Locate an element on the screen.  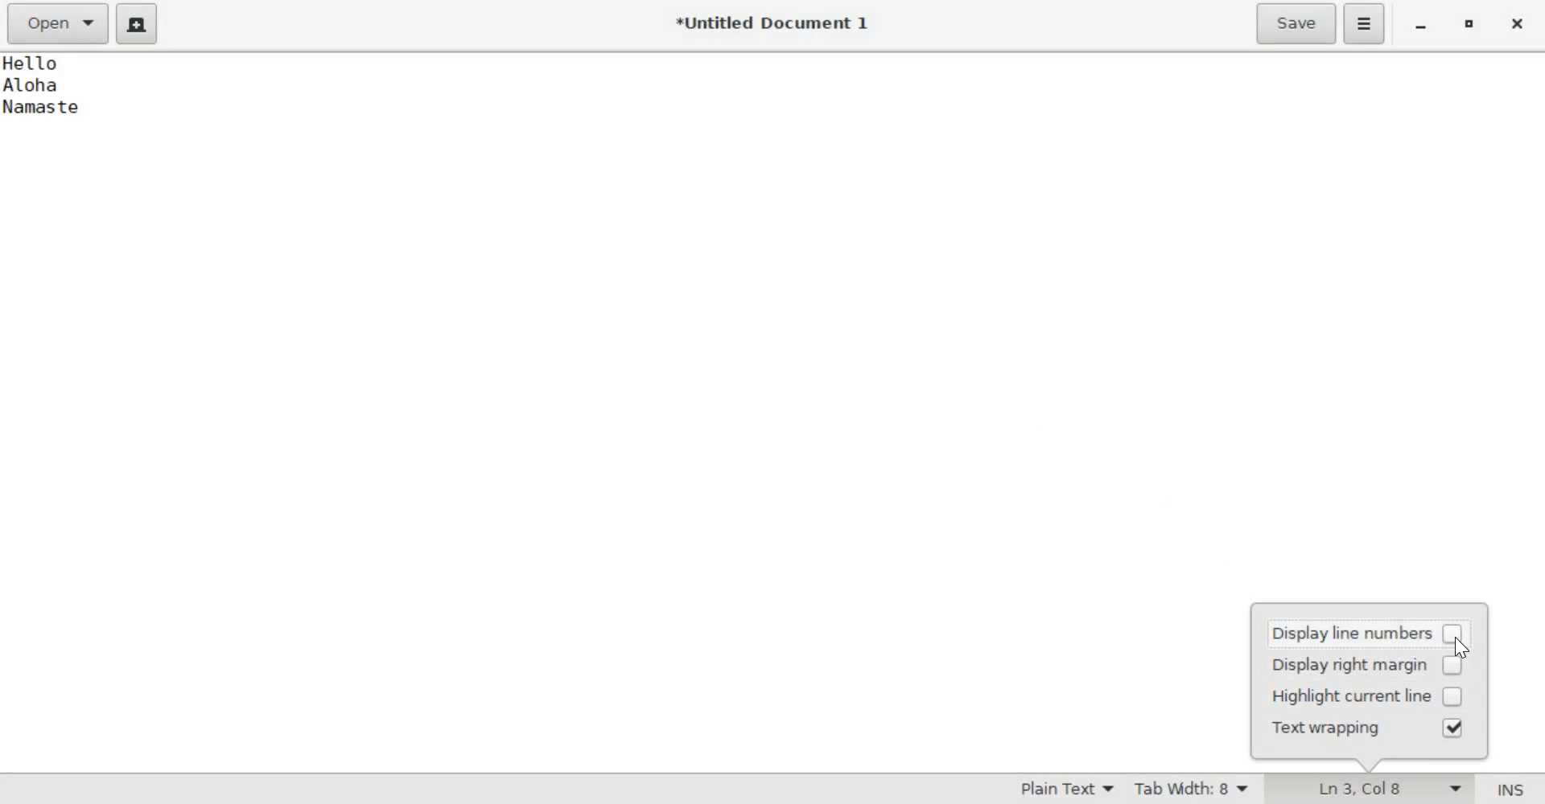
Text is located at coordinates (79, 105).